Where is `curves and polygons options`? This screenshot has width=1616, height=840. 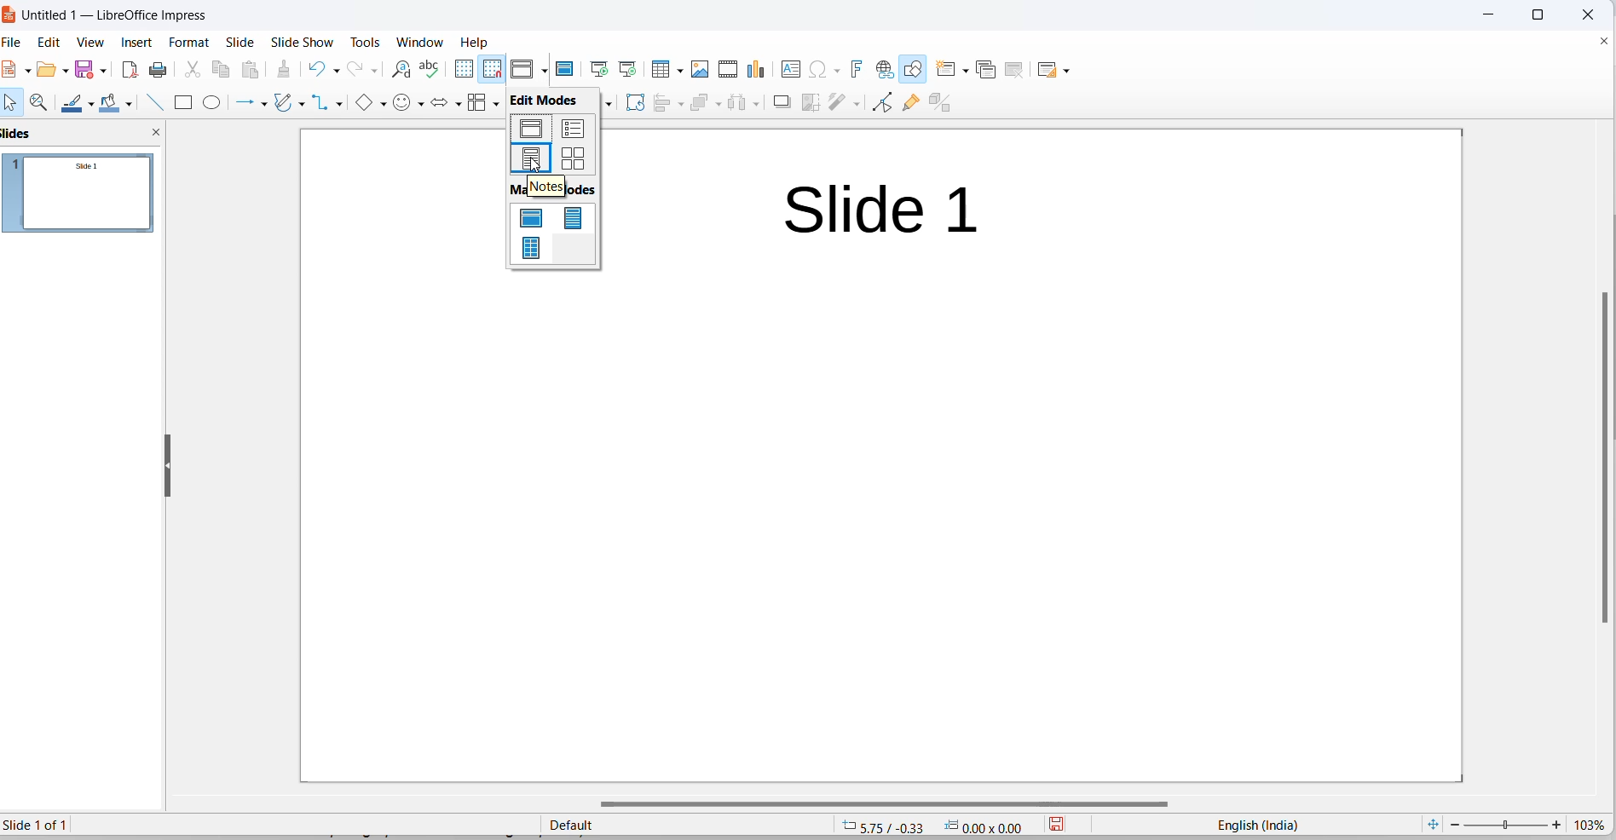
curves and polygons options is located at coordinates (306, 103).